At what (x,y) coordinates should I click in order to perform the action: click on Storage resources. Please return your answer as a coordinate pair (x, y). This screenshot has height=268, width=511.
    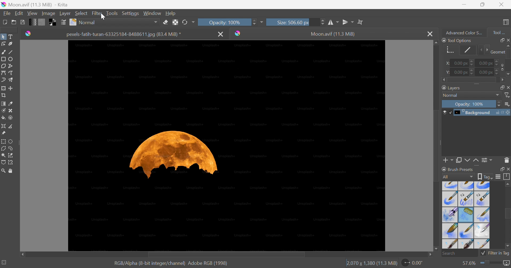
    Looking at the image, I should click on (507, 177).